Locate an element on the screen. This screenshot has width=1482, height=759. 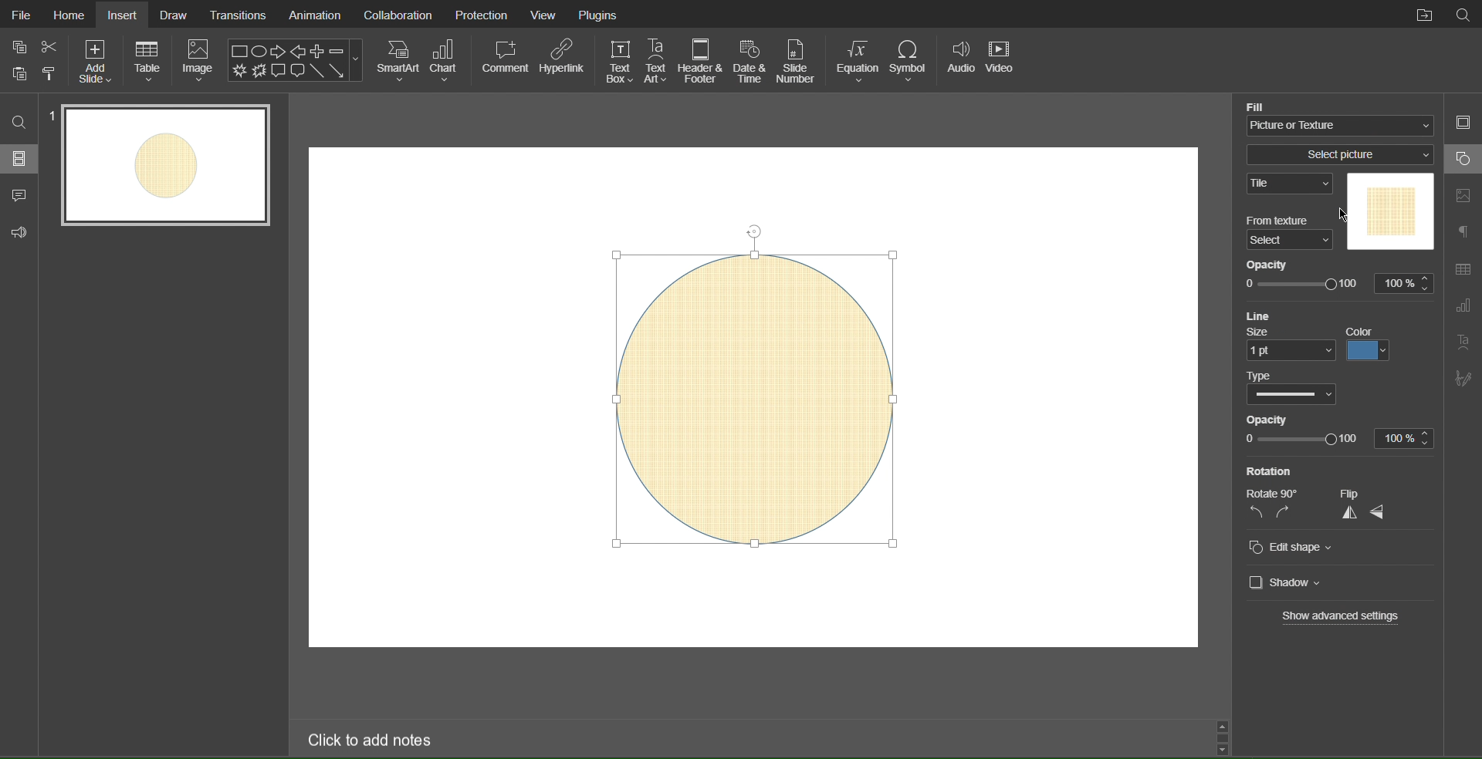
 is located at coordinates (1275, 495).